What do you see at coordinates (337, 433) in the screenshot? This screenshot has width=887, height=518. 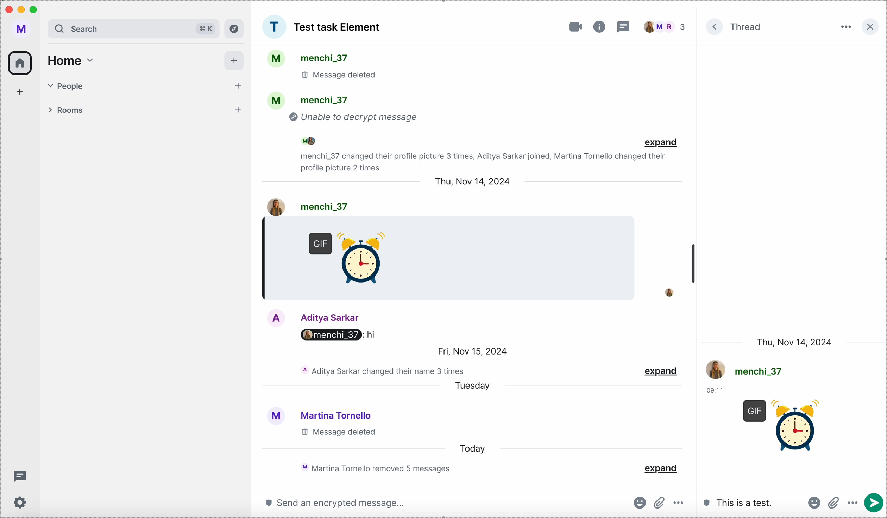 I see `message deleted` at bounding box center [337, 433].